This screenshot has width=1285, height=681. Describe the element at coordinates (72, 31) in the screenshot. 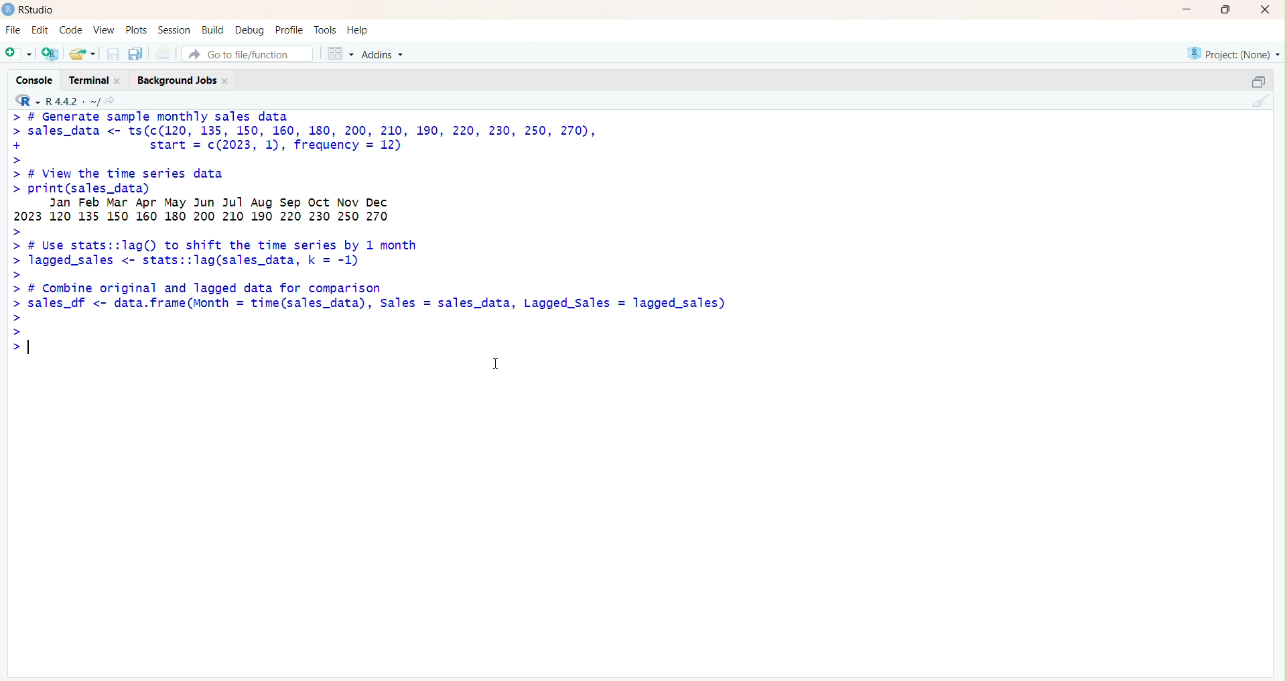

I see `code` at that location.